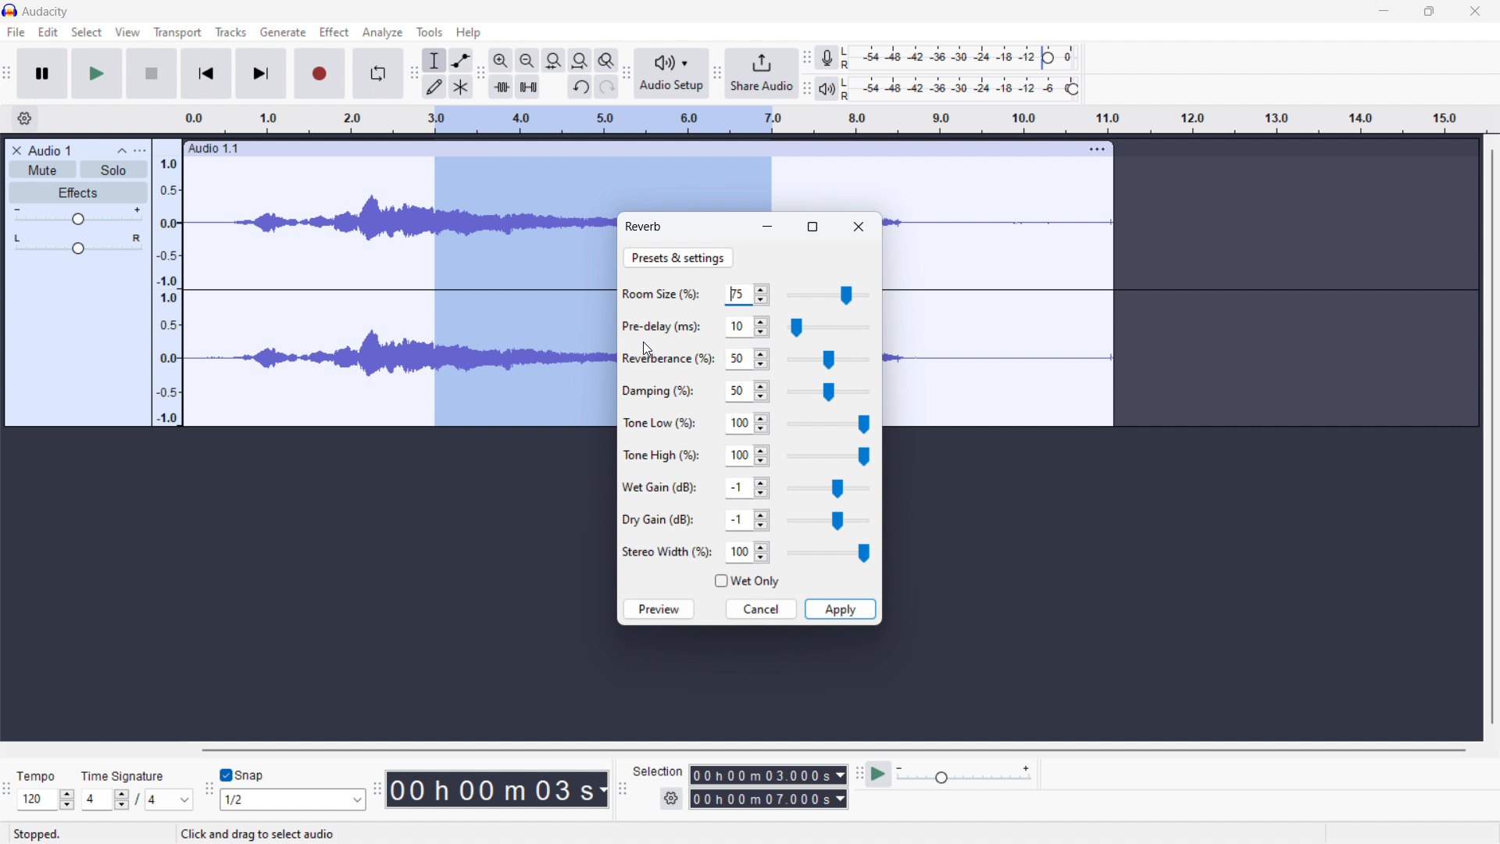 The height and width of the screenshot is (844, 1500). What do you see at coordinates (748, 391) in the screenshot?
I see `50` at bounding box center [748, 391].